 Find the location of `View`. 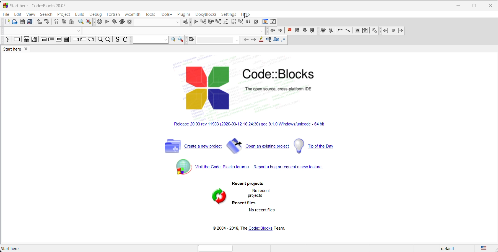

View is located at coordinates (31, 14).